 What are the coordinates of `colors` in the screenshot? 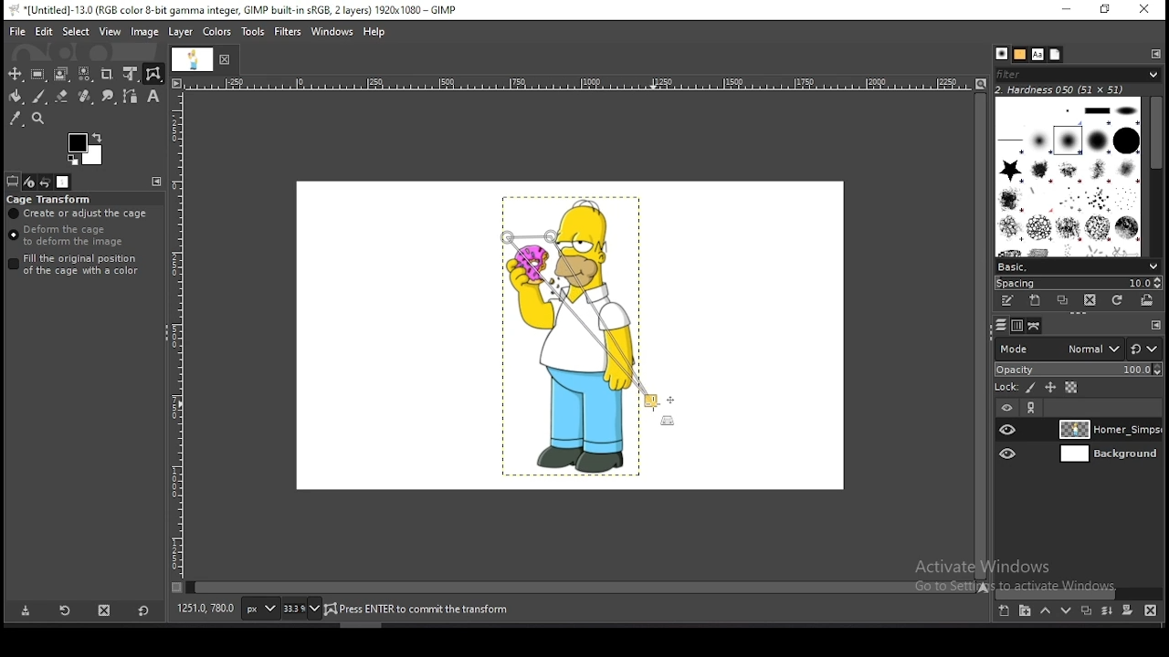 It's located at (86, 150).